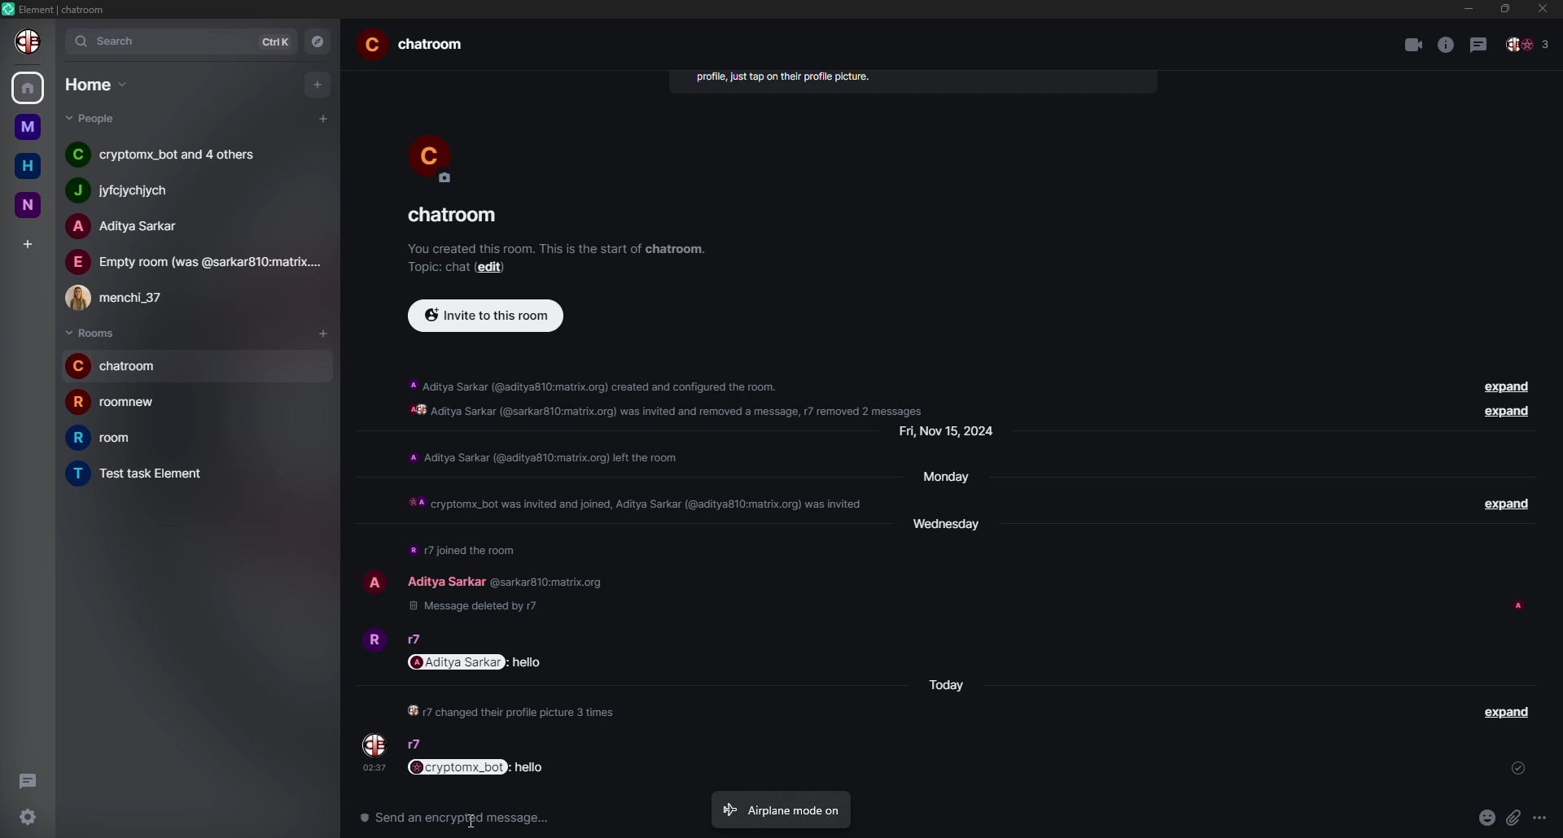 The width and height of the screenshot is (1563, 838). I want to click on people, so click(130, 190).